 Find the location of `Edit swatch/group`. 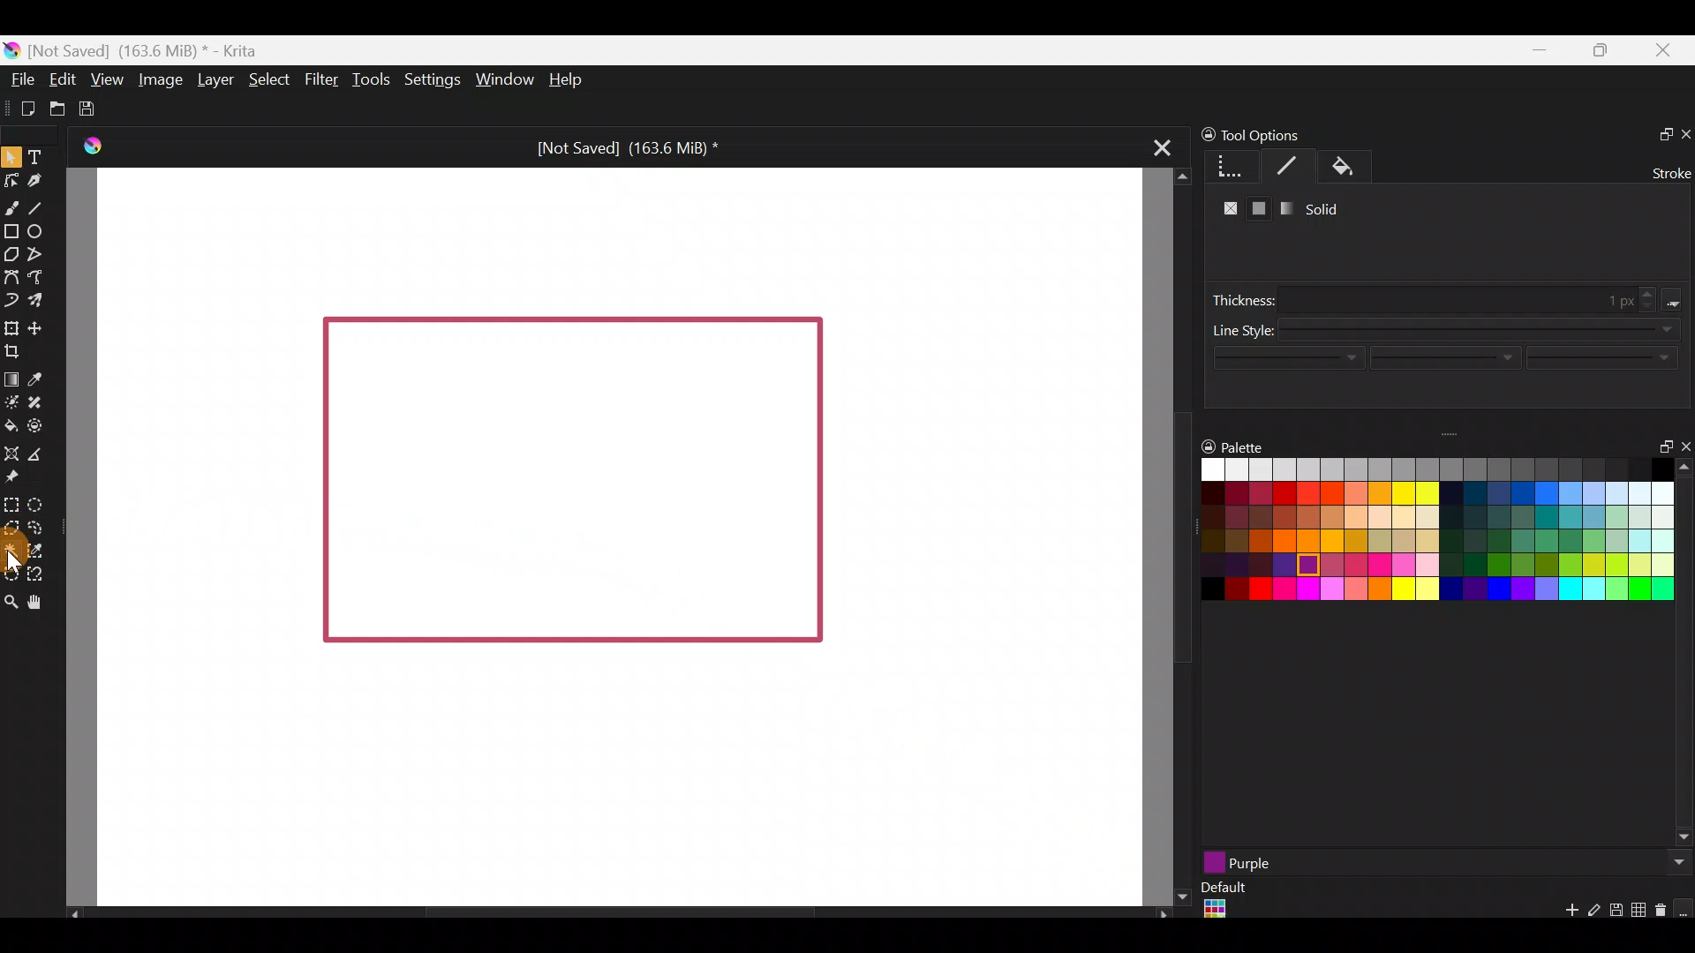

Edit swatch/group is located at coordinates (1594, 915).